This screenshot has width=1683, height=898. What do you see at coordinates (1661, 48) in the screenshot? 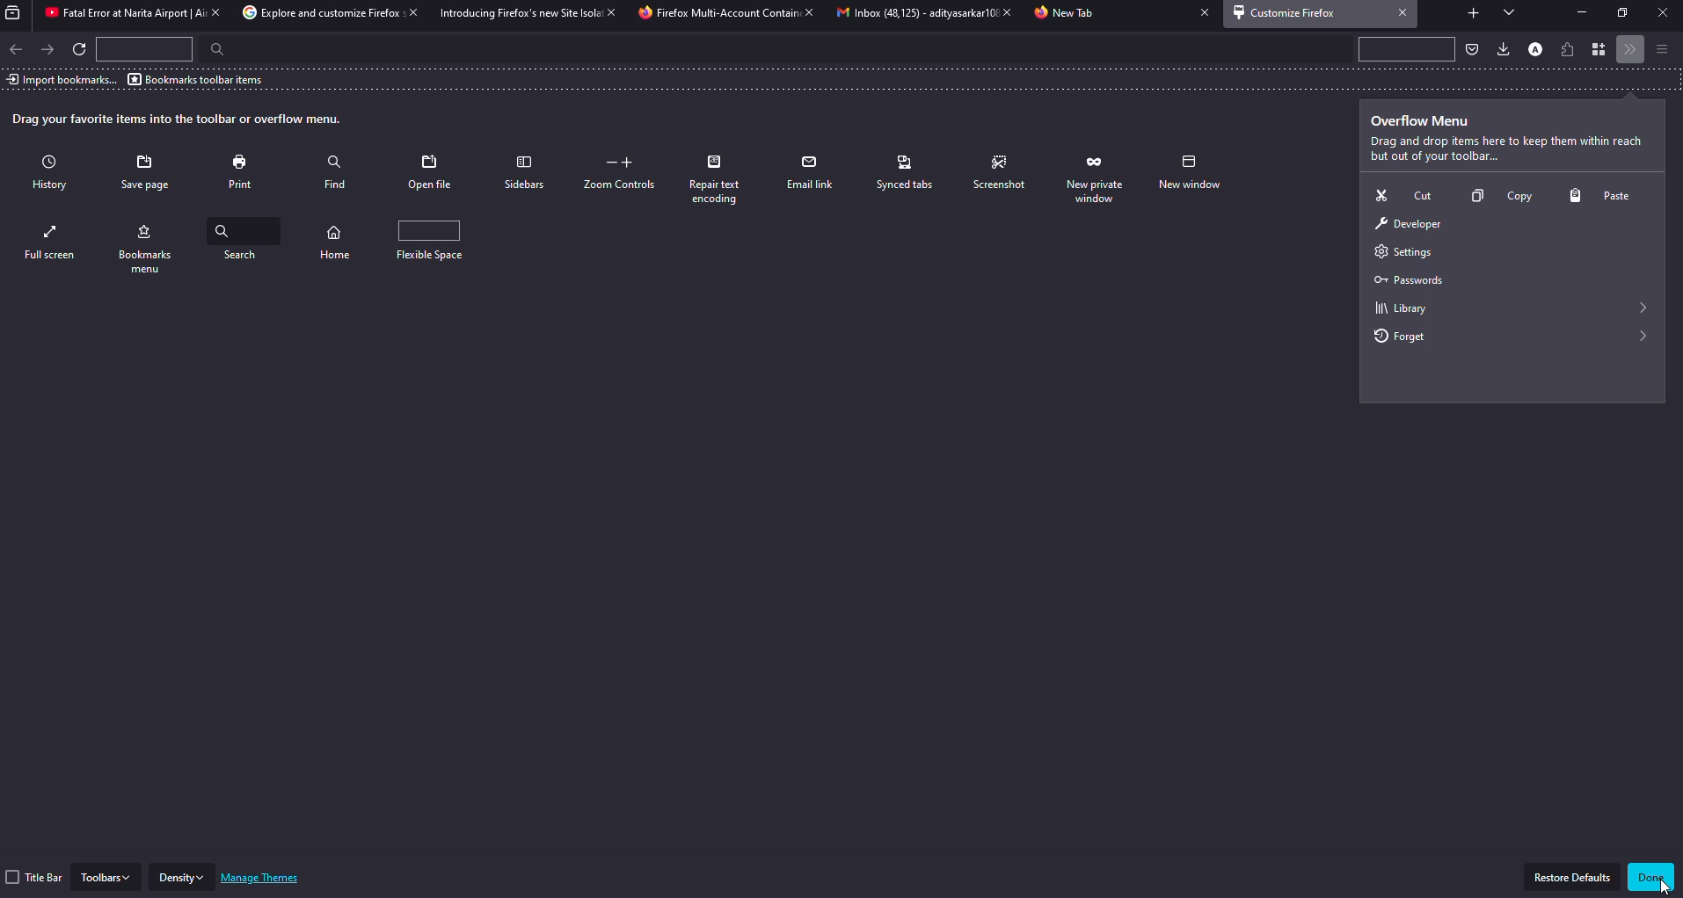
I see `menu` at bounding box center [1661, 48].